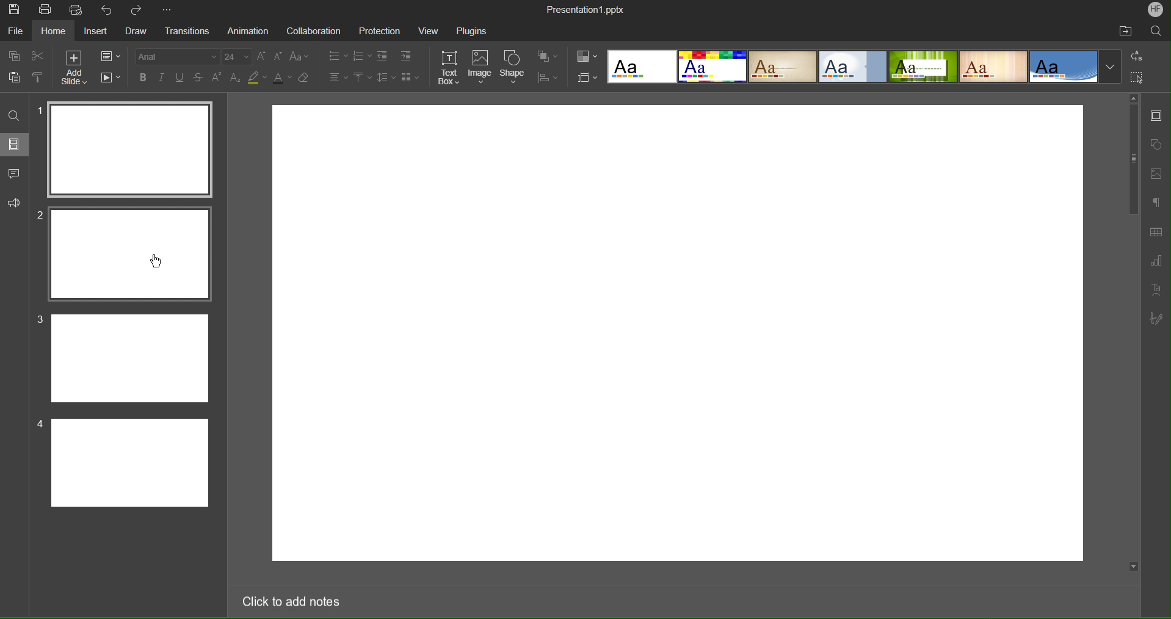 This screenshot has height=619, width=1171. What do you see at coordinates (257, 79) in the screenshot?
I see `highlight color` at bounding box center [257, 79].